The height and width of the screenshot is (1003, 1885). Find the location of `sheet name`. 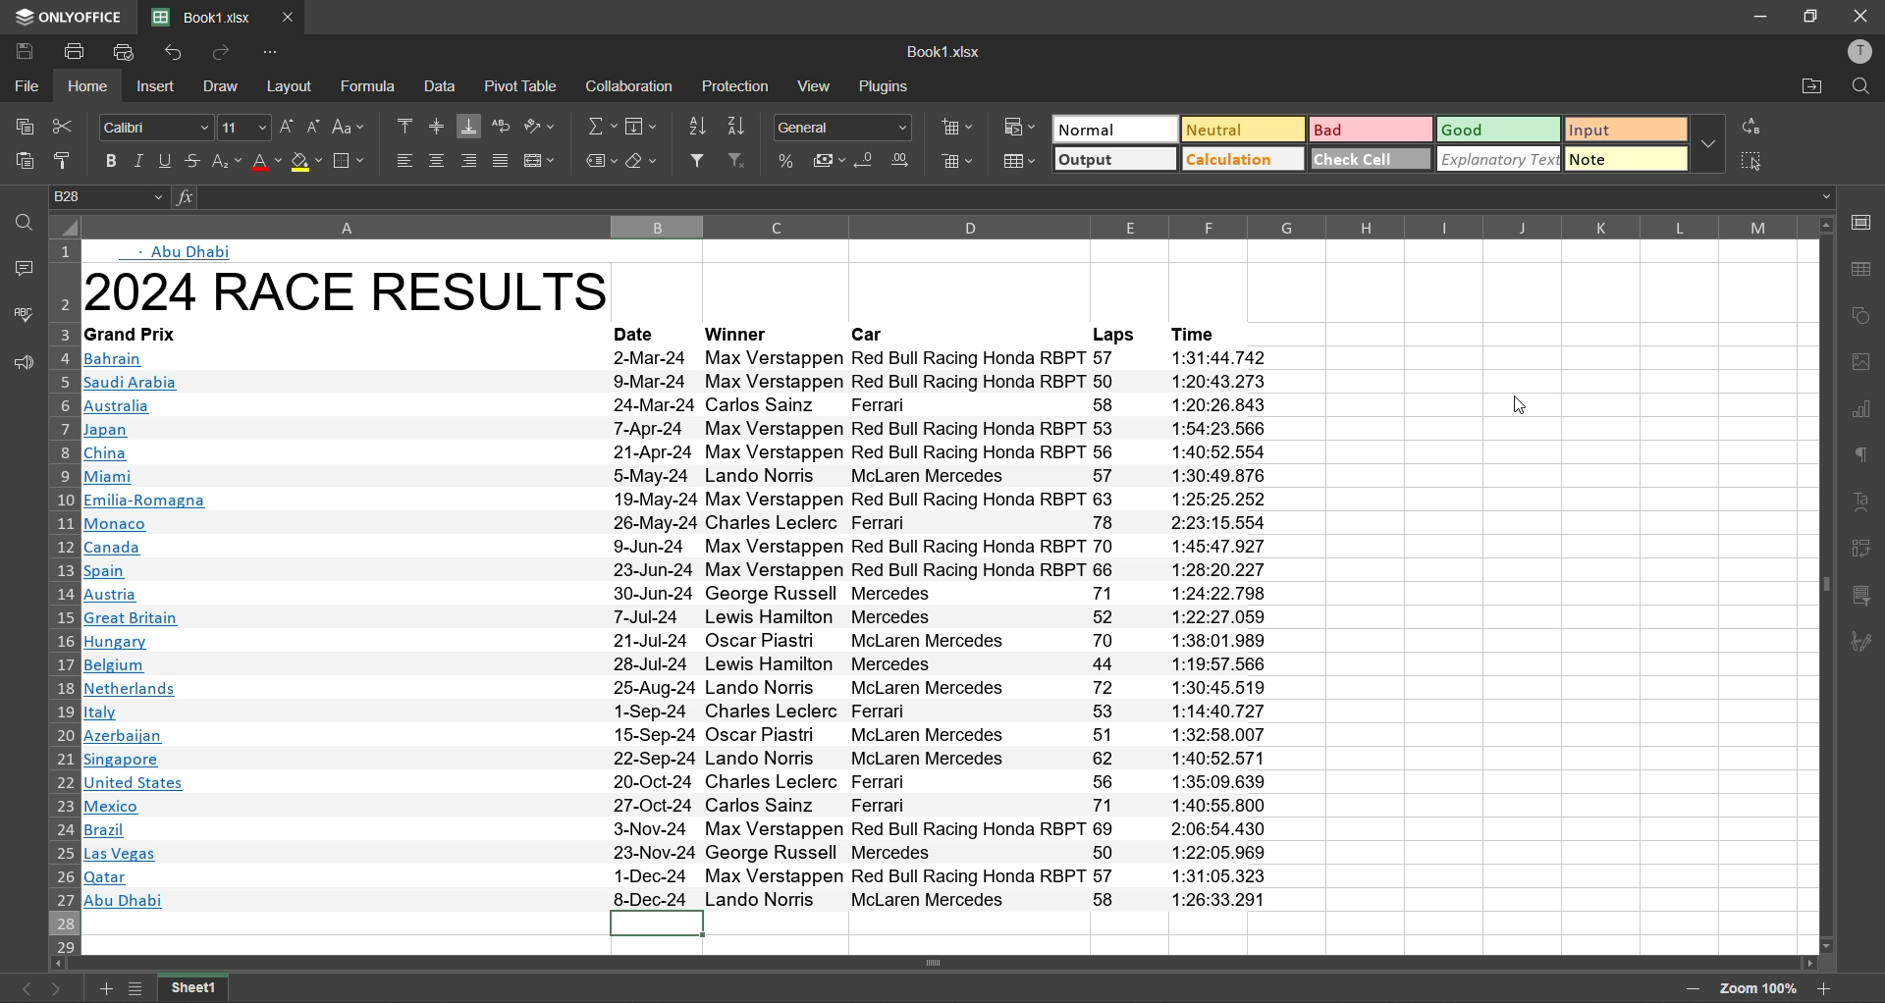

sheet name is located at coordinates (204, 989).